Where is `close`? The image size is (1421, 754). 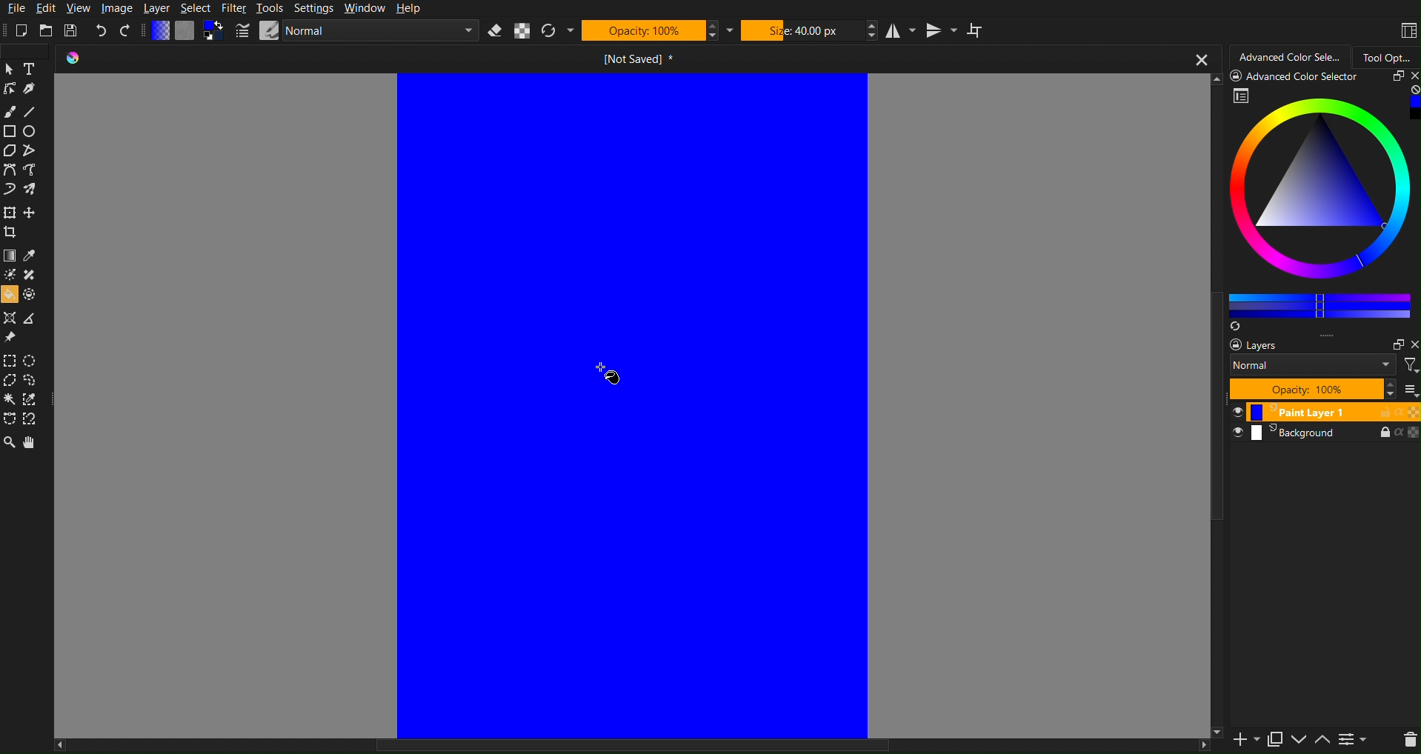
close is located at coordinates (1410, 76).